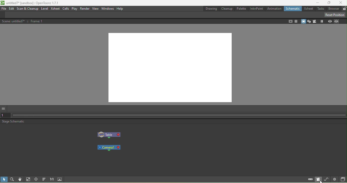 Image resolution: width=347 pixels, height=183 pixels. Describe the element at coordinates (274, 9) in the screenshot. I see `Animation` at that location.